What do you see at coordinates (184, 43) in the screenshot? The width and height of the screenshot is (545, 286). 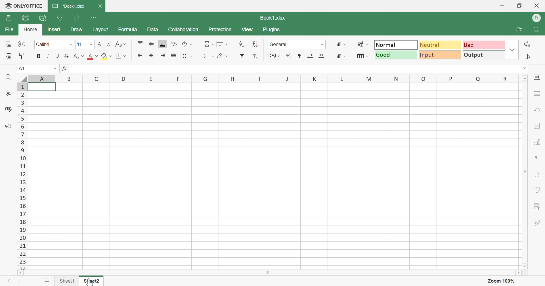 I see `Orientation` at bounding box center [184, 43].